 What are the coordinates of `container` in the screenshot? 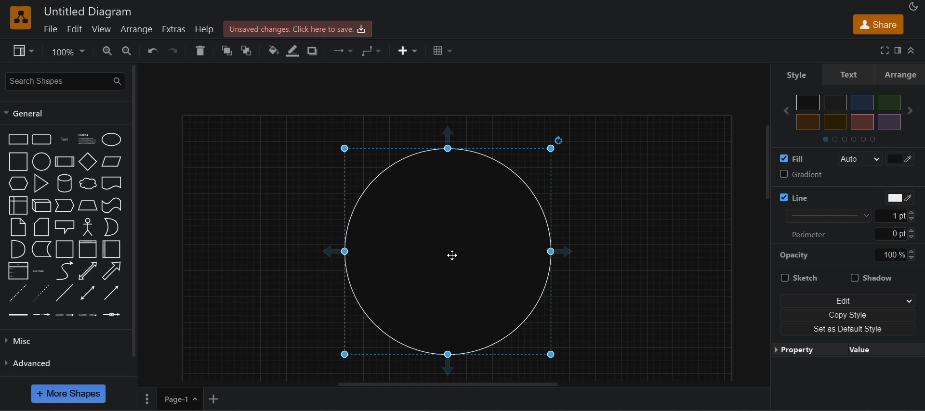 It's located at (66, 249).